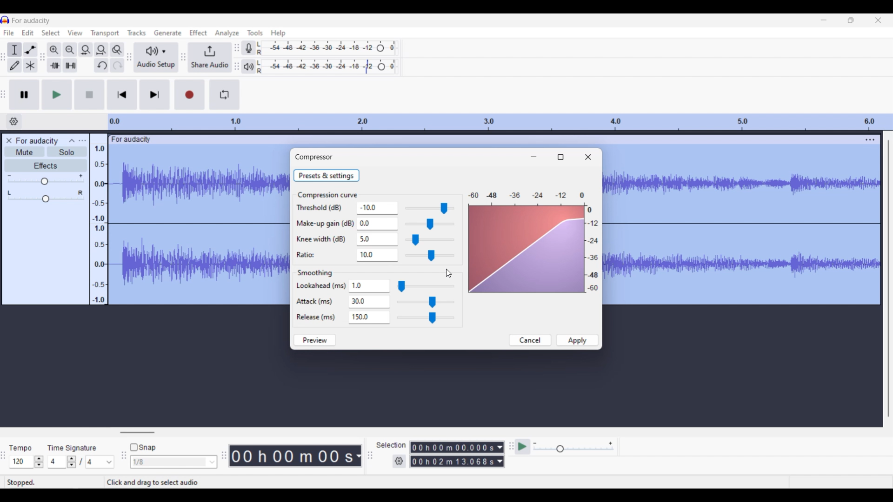 The width and height of the screenshot is (893, 502). Describe the element at coordinates (430, 240) in the screenshot. I see `Knee width slider` at that location.